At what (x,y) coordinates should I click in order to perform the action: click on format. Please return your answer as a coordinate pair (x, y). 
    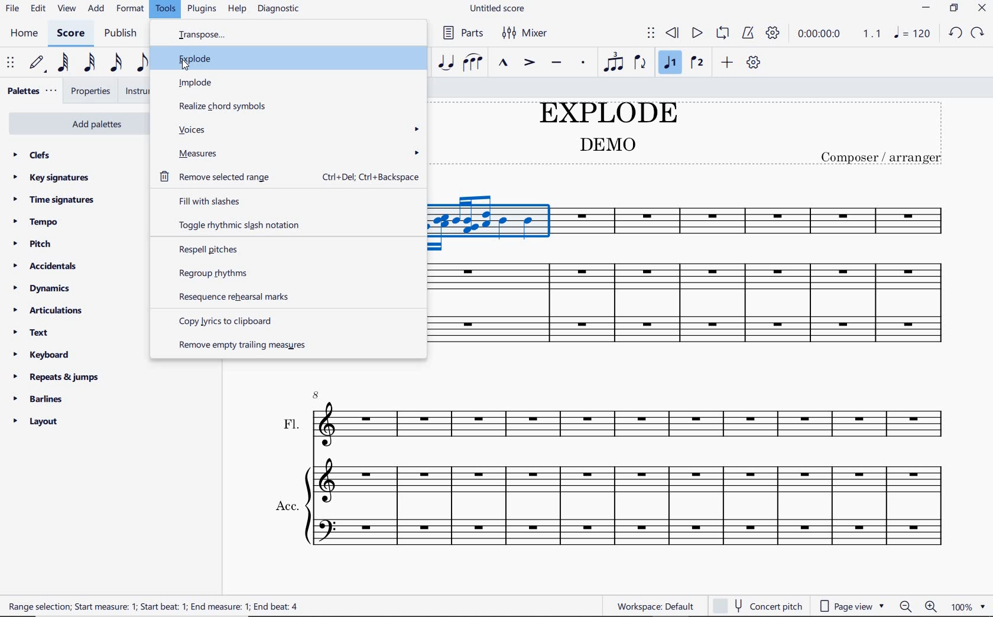
    Looking at the image, I should click on (130, 9).